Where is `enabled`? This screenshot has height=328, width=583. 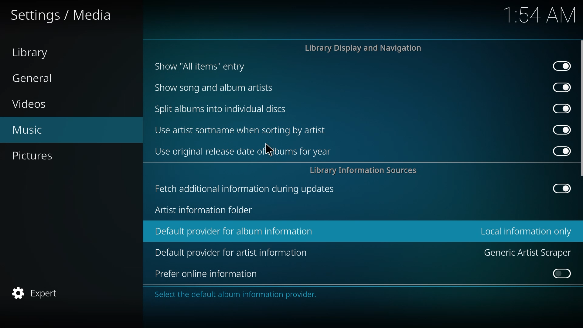
enabled is located at coordinates (560, 108).